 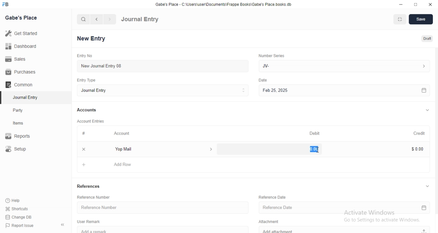 I want to click on expand/collapse, so click(x=427, y=186).